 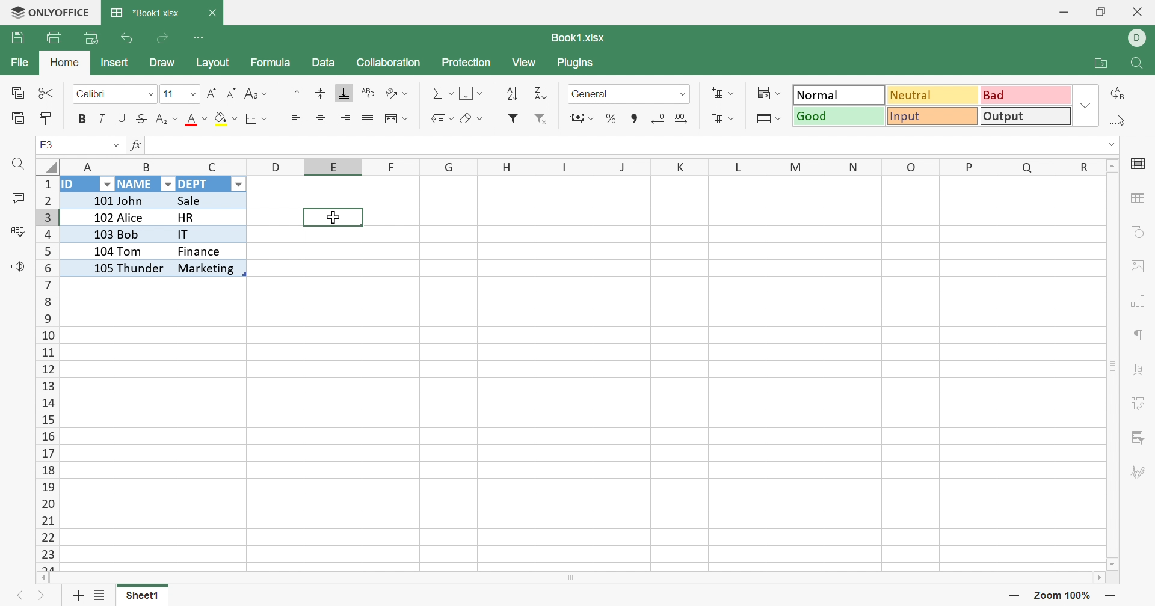 What do you see at coordinates (200, 38) in the screenshot?
I see `Customize Quick Access Toolbar` at bounding box center [200, 38].